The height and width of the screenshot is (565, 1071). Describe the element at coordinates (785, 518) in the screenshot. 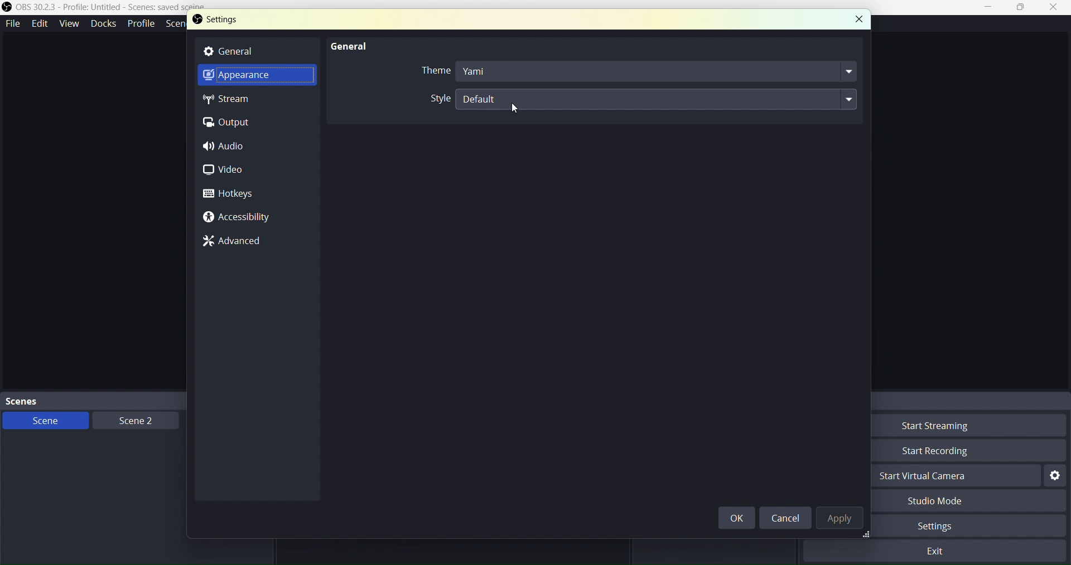

I see `Cancel` at that location.